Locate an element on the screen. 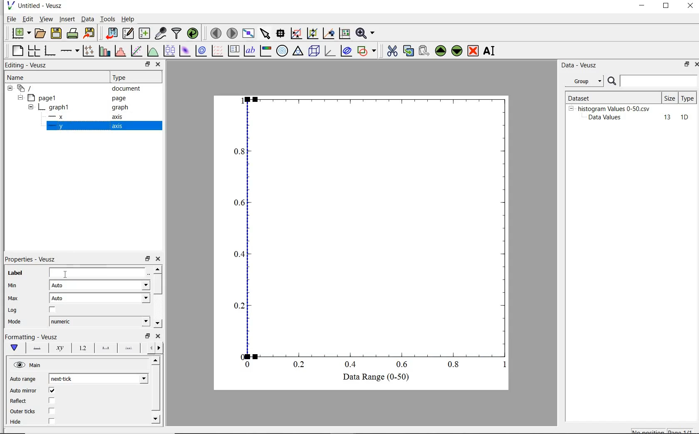  Untitled - Veusz is located at coordinates (42, 5).